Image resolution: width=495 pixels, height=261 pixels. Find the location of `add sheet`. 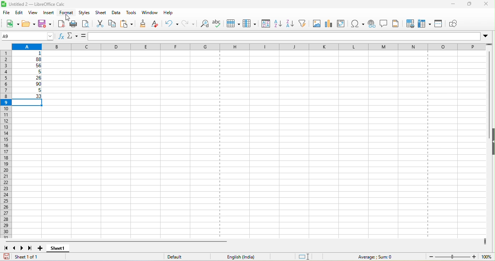

add sheet is located at coordinates (41, 248).